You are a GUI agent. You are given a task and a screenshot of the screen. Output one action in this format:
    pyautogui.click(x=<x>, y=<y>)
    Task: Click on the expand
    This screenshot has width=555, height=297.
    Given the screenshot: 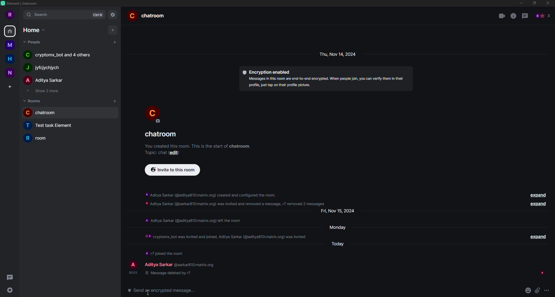 What is the action you would take?
    pyautogui.click(x=537, y=236)
    